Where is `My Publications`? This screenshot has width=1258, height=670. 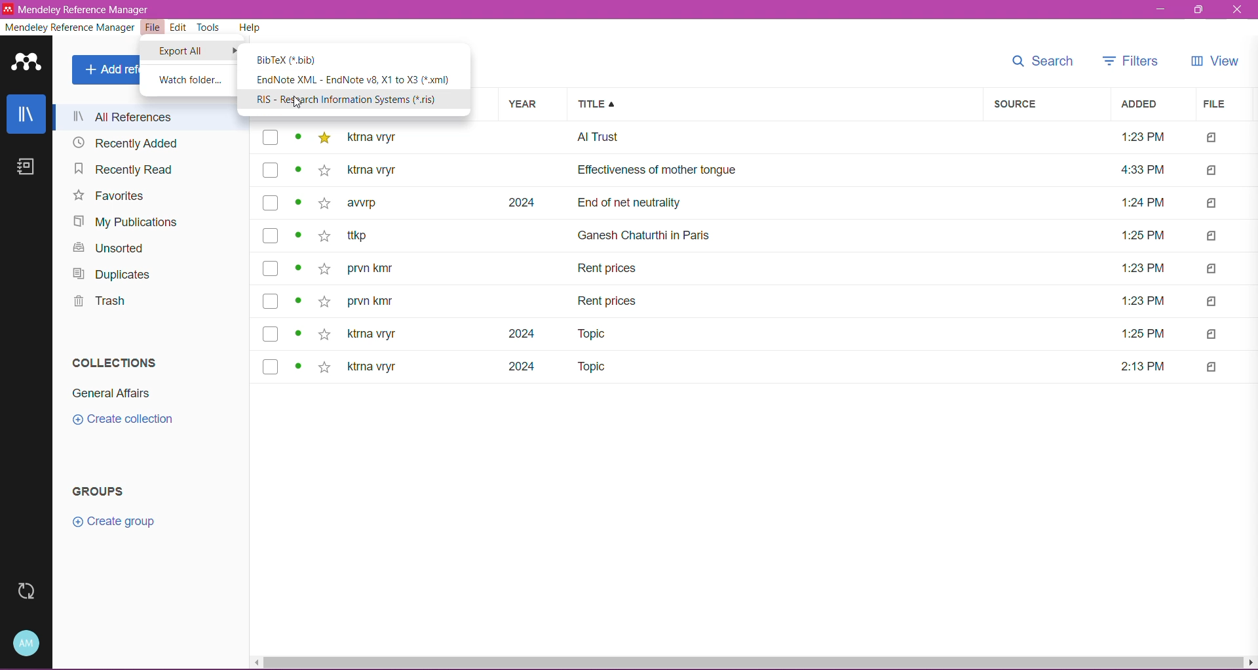
My Publications is located at coordinates (124, 222).